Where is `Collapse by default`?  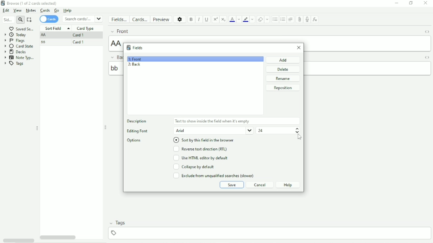 Collapse by default is located at coordinates (194, 167).